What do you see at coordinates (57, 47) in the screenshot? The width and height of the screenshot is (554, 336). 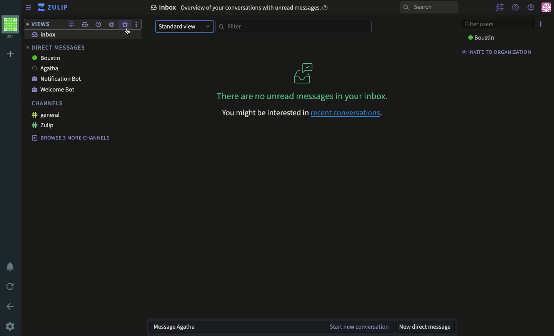 I see `direct messages` at bounding box center [57, 47].